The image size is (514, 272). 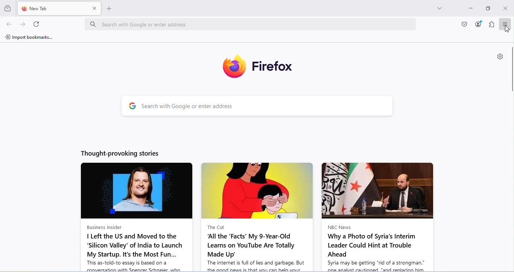 What do you see at coordinates (508, 31) in the screenshot?
I see `cursor` at bounding box center [508, 31].